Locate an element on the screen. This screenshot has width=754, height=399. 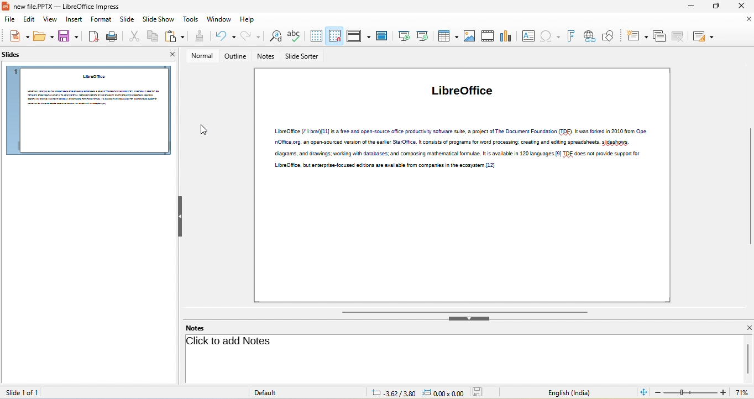
display to grid is located at coordinates (316, 38).